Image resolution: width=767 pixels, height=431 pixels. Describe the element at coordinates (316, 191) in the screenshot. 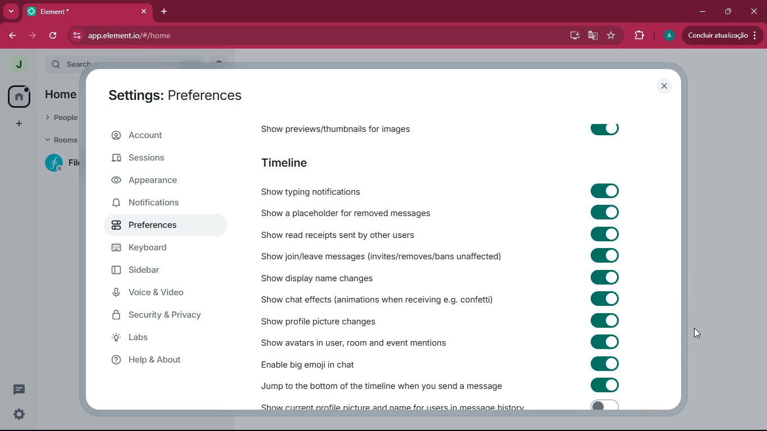

I see `show typing notifications` at that location.